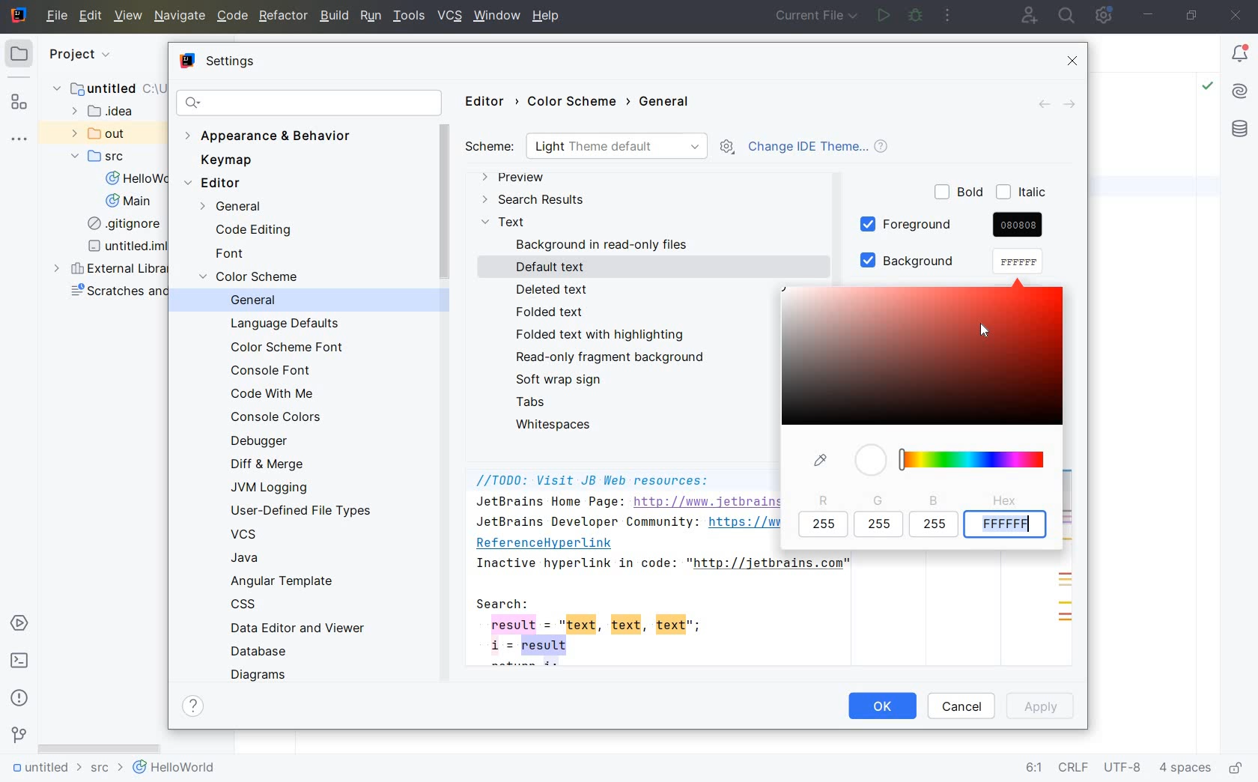  I want to click on restore down, so click(1194, 16).